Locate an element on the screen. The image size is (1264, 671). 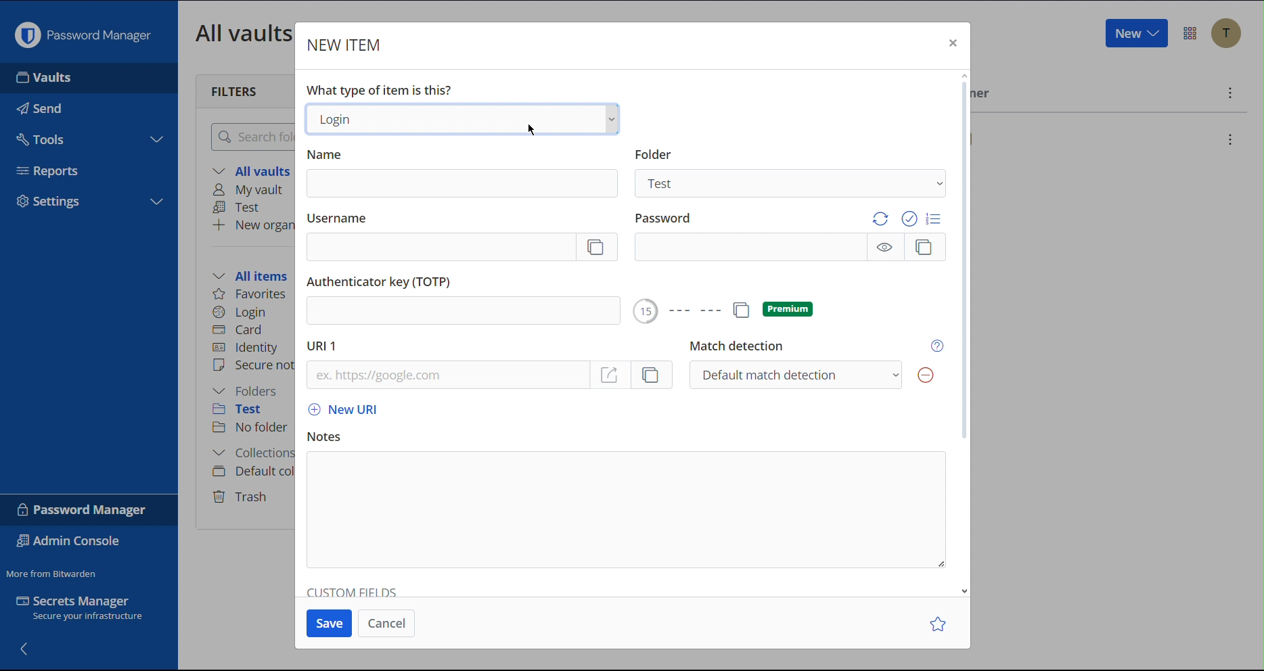
What type of item is this is located at coordinates (378, 90).